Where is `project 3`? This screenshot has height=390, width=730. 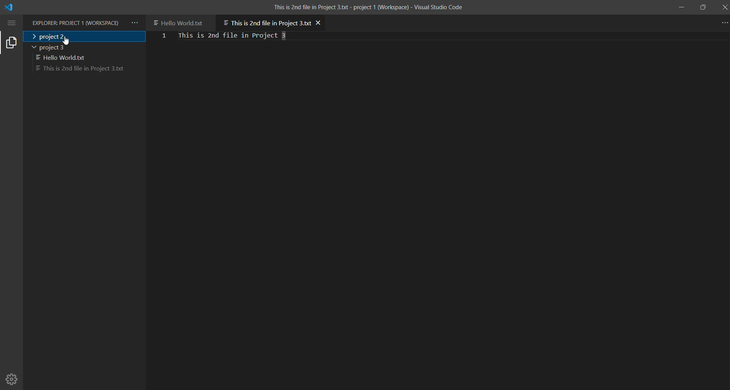
project 3 is located at coordinates (64, 59).